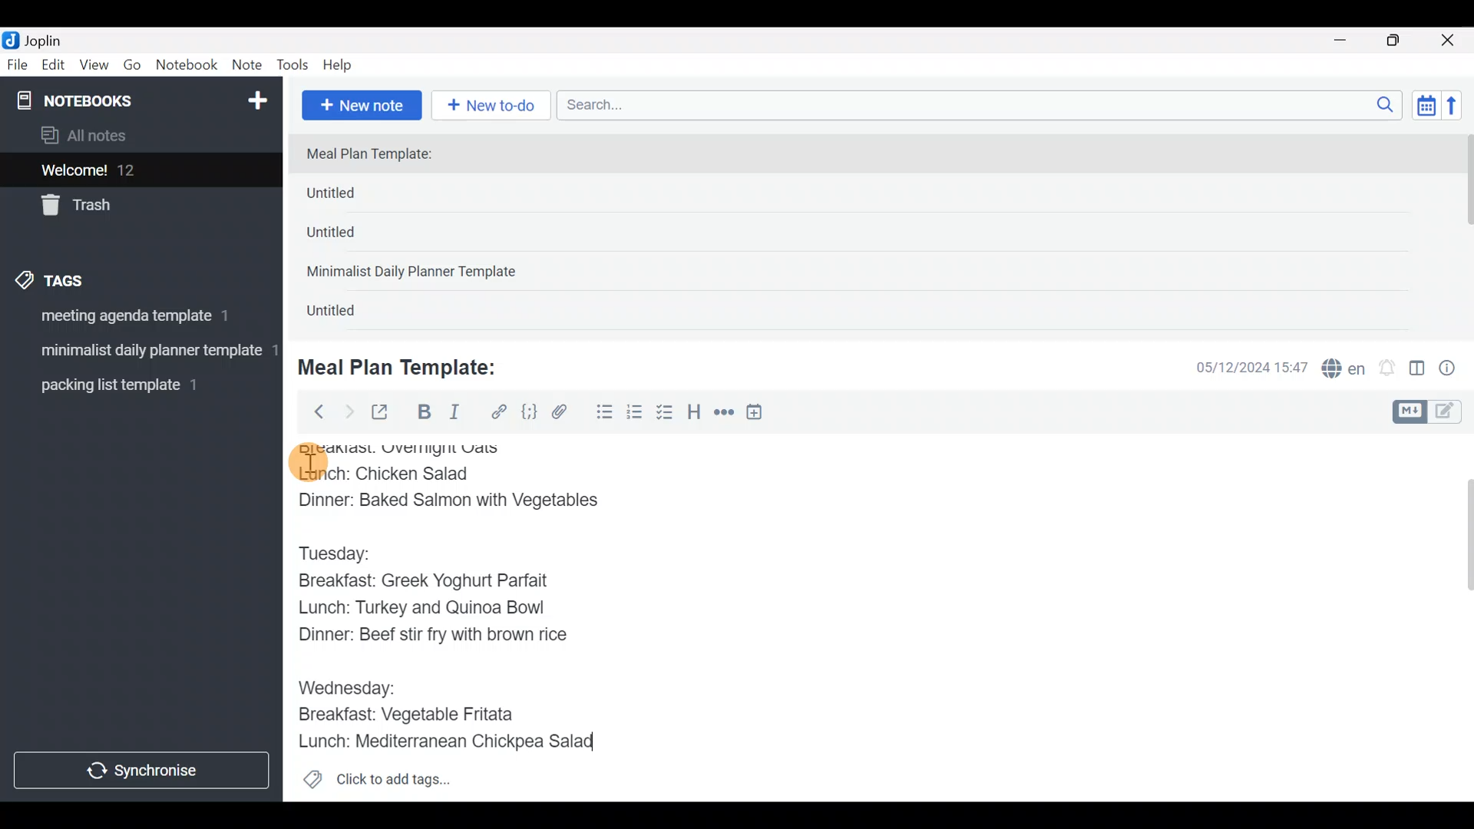 This screenshot has height=829, width=1474. What do you see at coordinates (1431, 410) in the screenshot?
I see `Toggle editors` at bounding box center [1431, 410].